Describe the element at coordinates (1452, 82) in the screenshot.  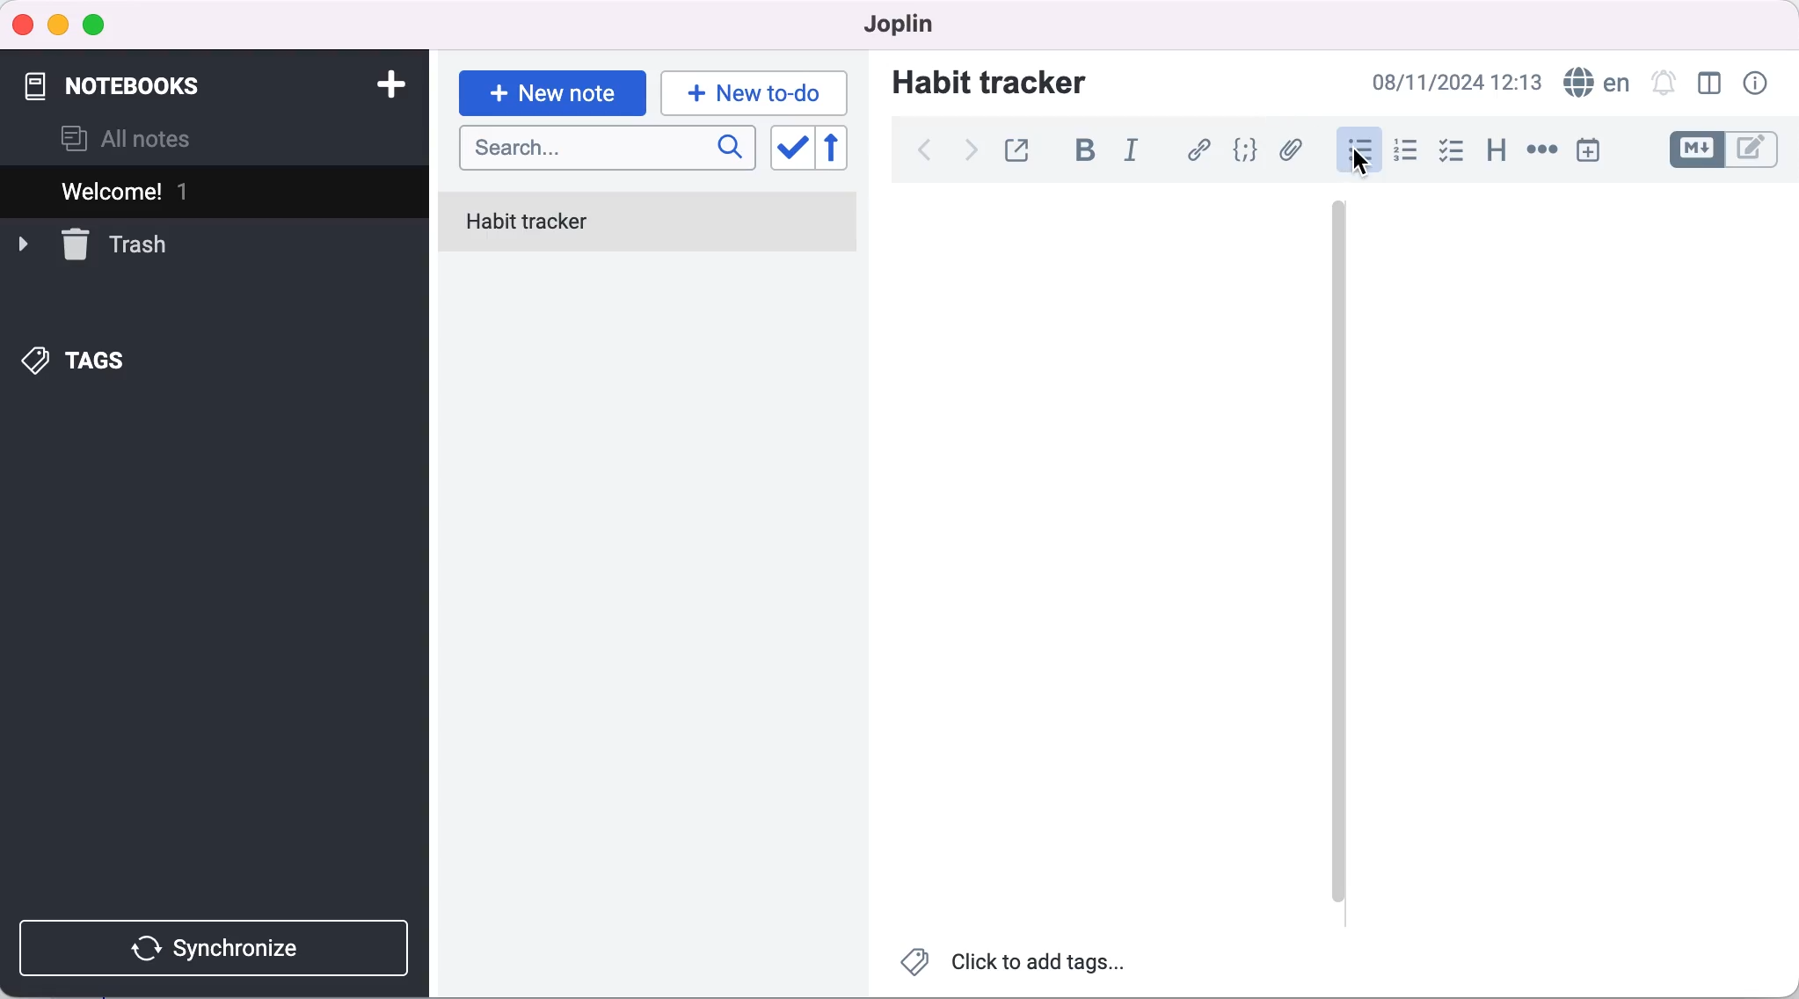
I see `08/11/2024 12:13` at that location.